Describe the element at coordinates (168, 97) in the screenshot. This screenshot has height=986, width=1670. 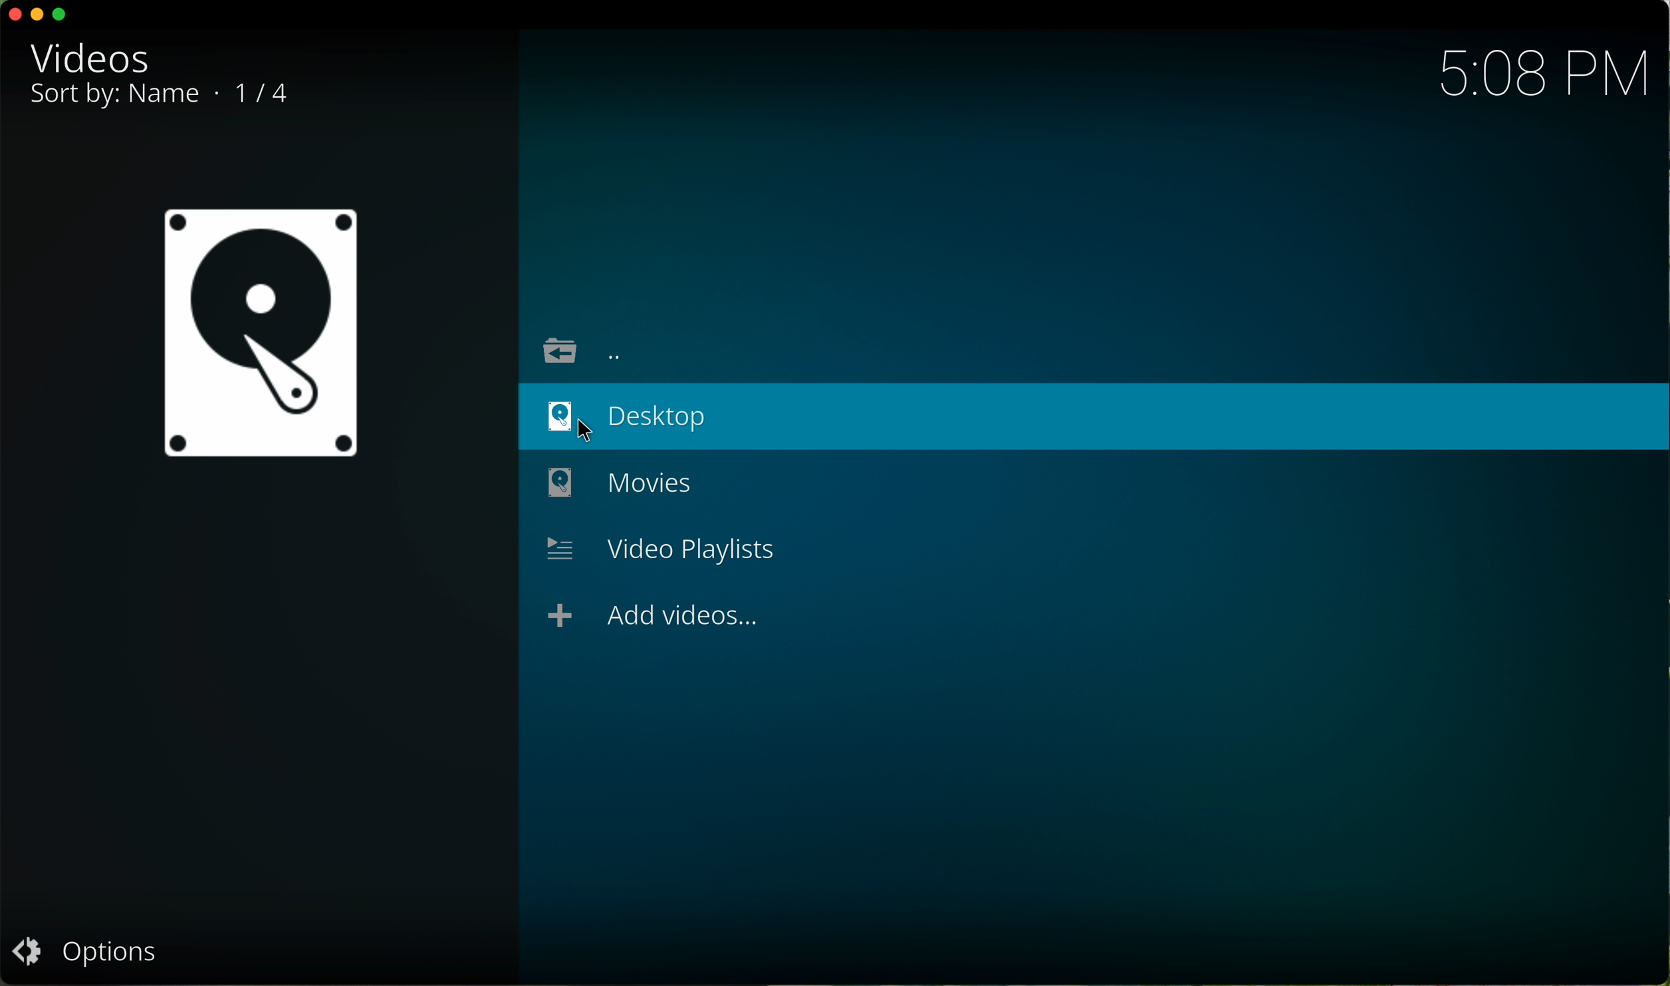
I see `sort by: name 1/4` at that location.